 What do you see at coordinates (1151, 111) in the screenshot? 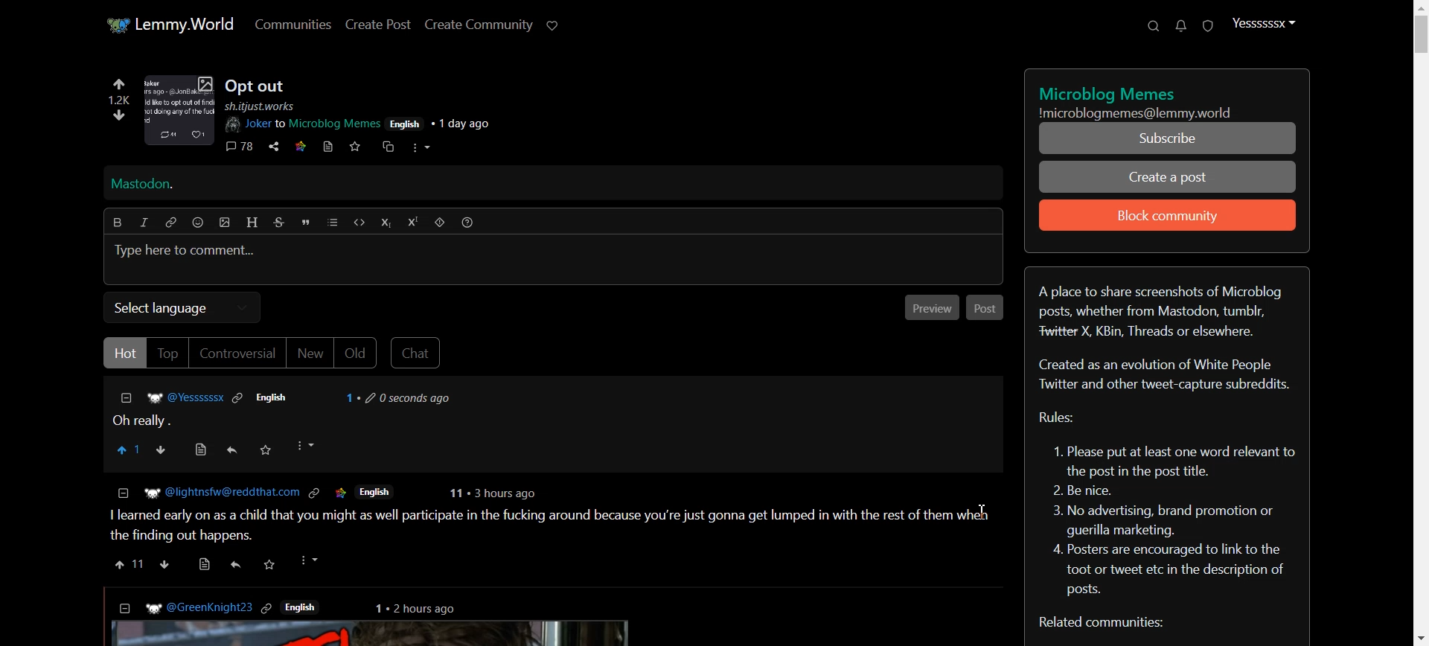
I see `Text` at bounding box center [1151, 111].